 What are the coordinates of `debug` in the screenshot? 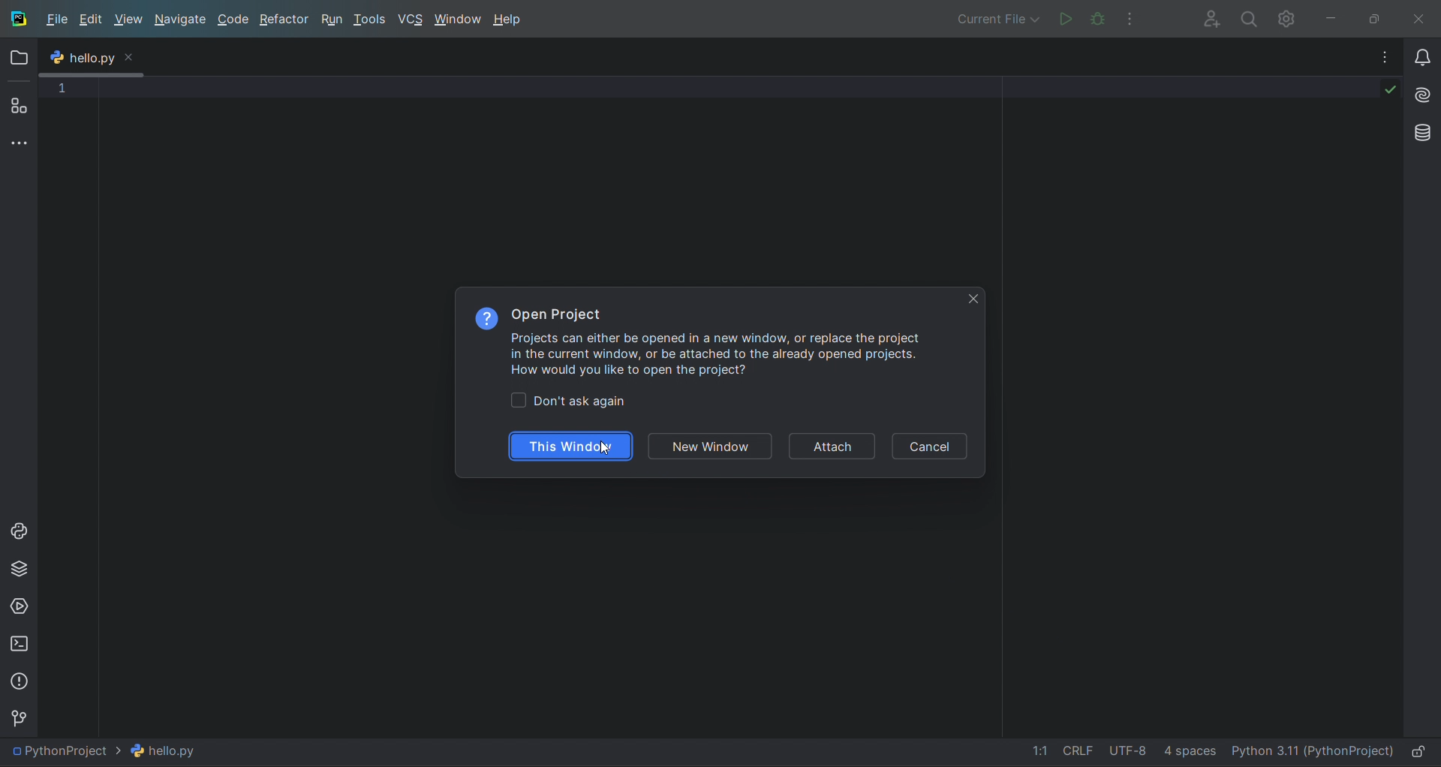 It's located at (1099, 18).